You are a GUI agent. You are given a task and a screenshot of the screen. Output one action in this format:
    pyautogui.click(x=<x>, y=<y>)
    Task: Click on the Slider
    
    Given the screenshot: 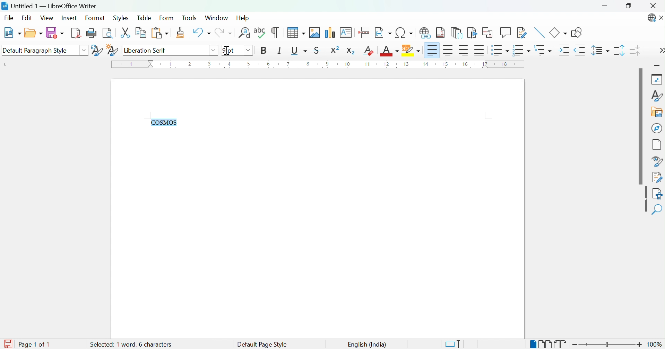 What is the action you would take?
    pyautogui.click(x=608, y=345)
    